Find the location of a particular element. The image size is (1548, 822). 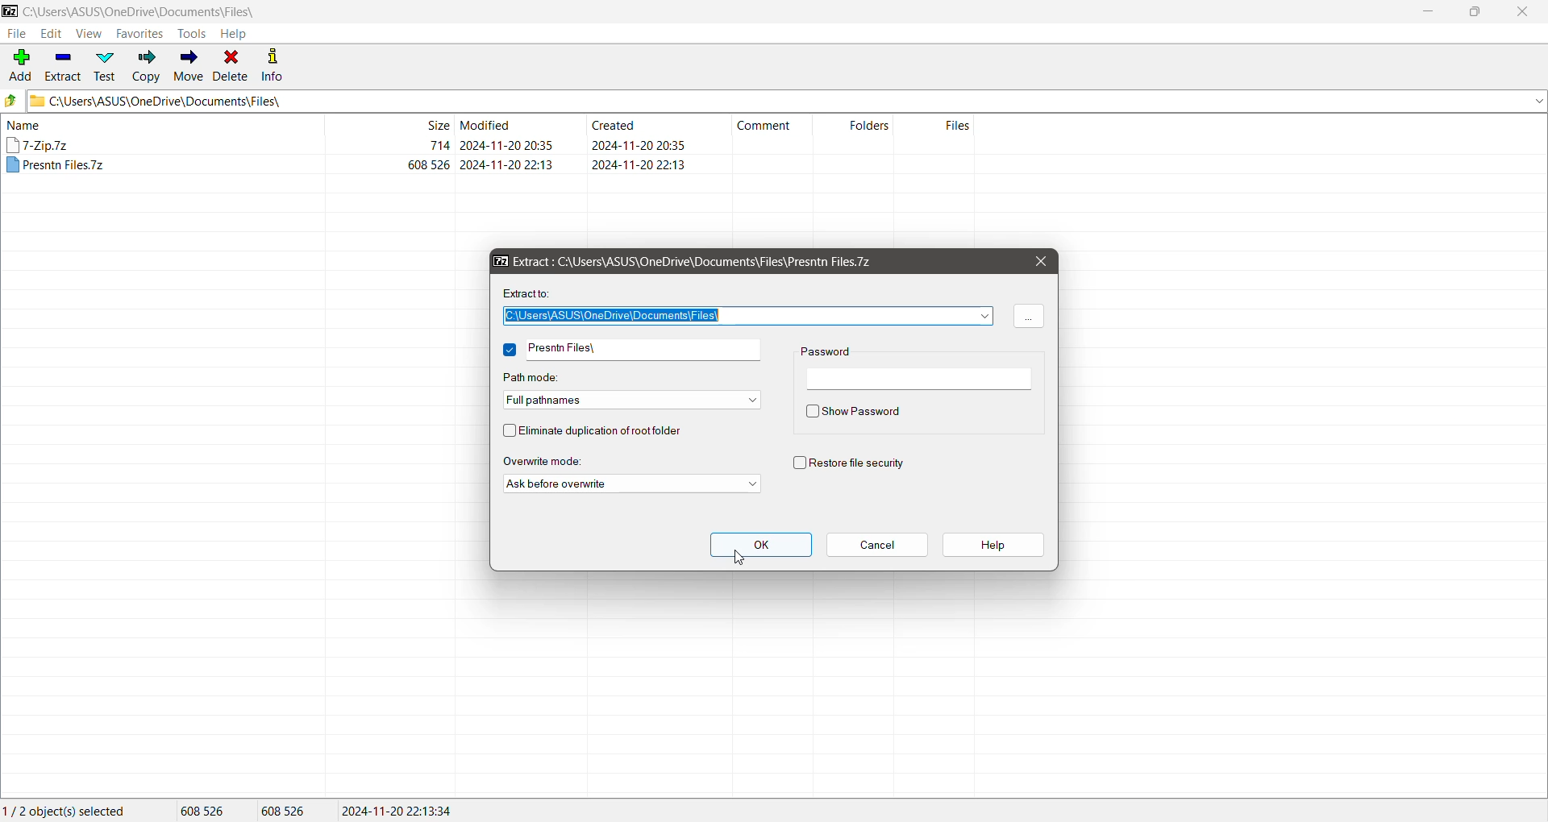

Restore file security - click to enabe/disable is located at coordinates (858, 462).